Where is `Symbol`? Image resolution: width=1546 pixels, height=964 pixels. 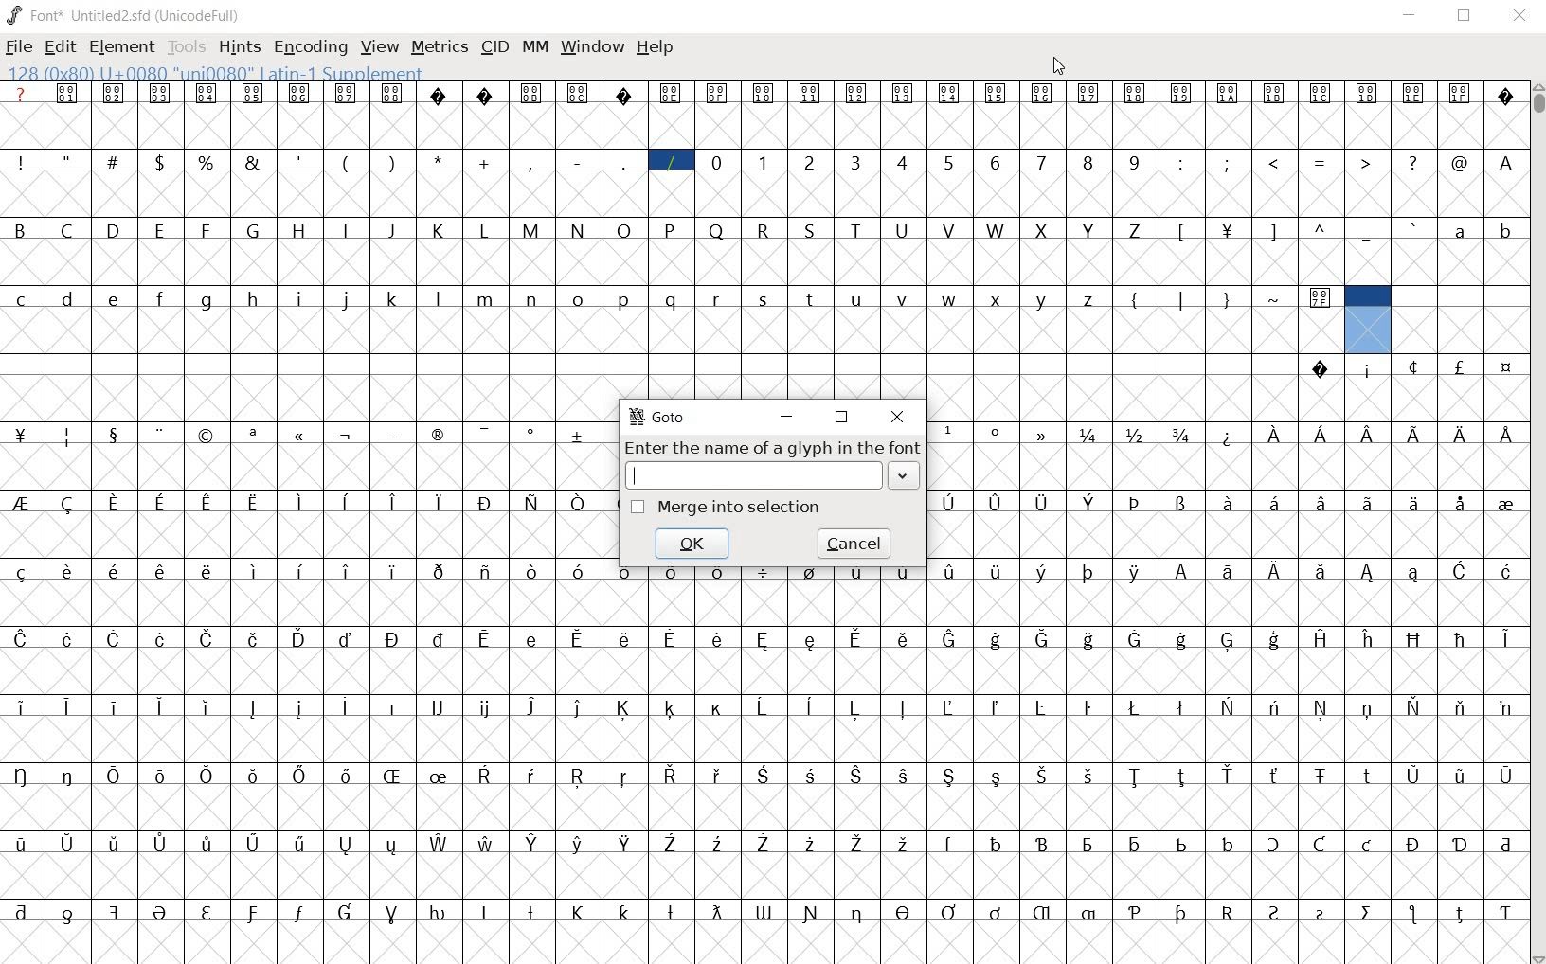
Symbol is located at coordinates (532, 569).